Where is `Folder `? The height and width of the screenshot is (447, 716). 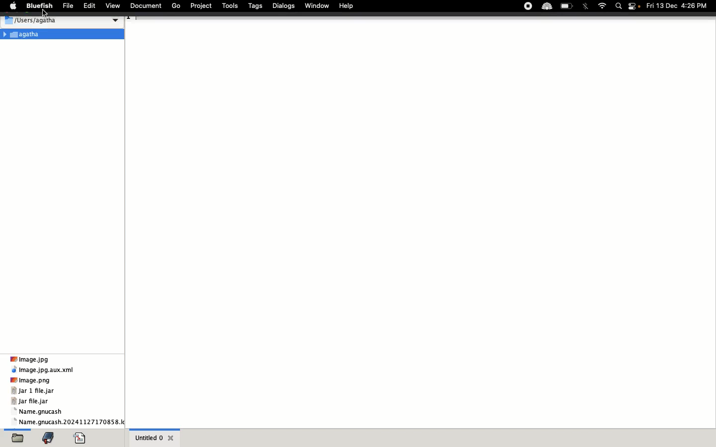 Folder  is located at coordinates (62, 35).